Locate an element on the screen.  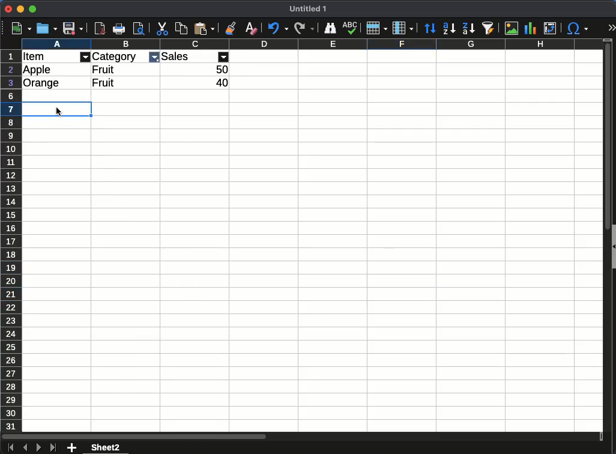
autofilter is located at coordinates (489, 29).